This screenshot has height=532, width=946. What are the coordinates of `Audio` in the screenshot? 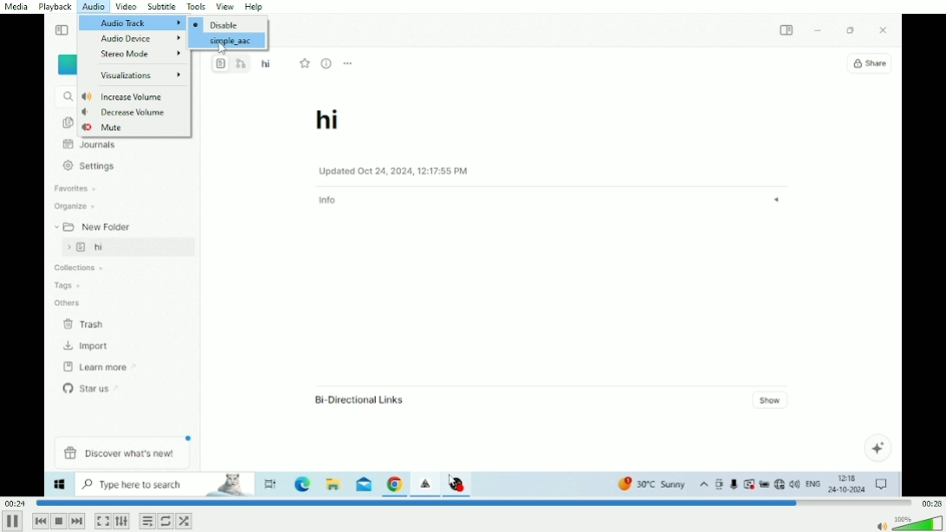 It's located at (94, 7).